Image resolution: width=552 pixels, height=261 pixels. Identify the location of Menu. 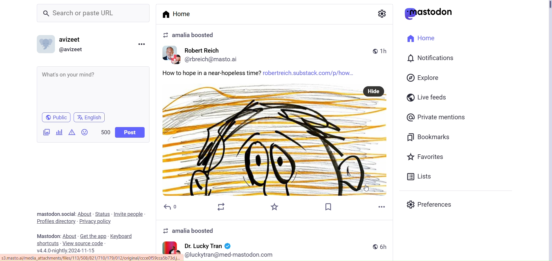
(143, 44).